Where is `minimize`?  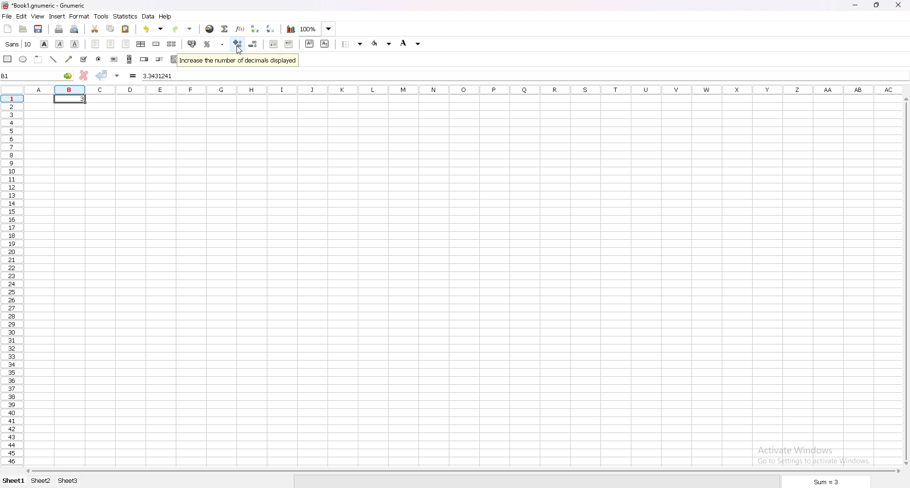
minimize is located at coordinates (855, 5).